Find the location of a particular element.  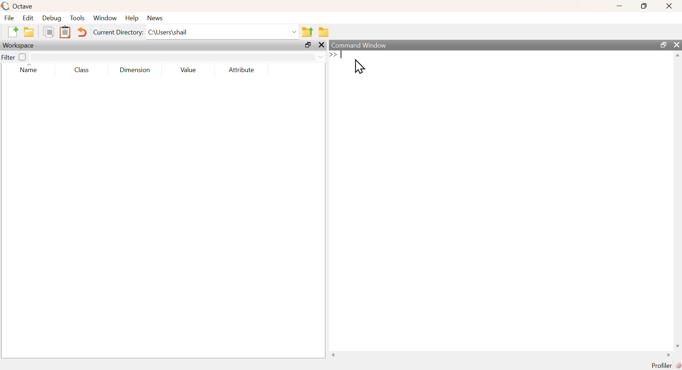

scroll right is located at coordinates (667, 355).